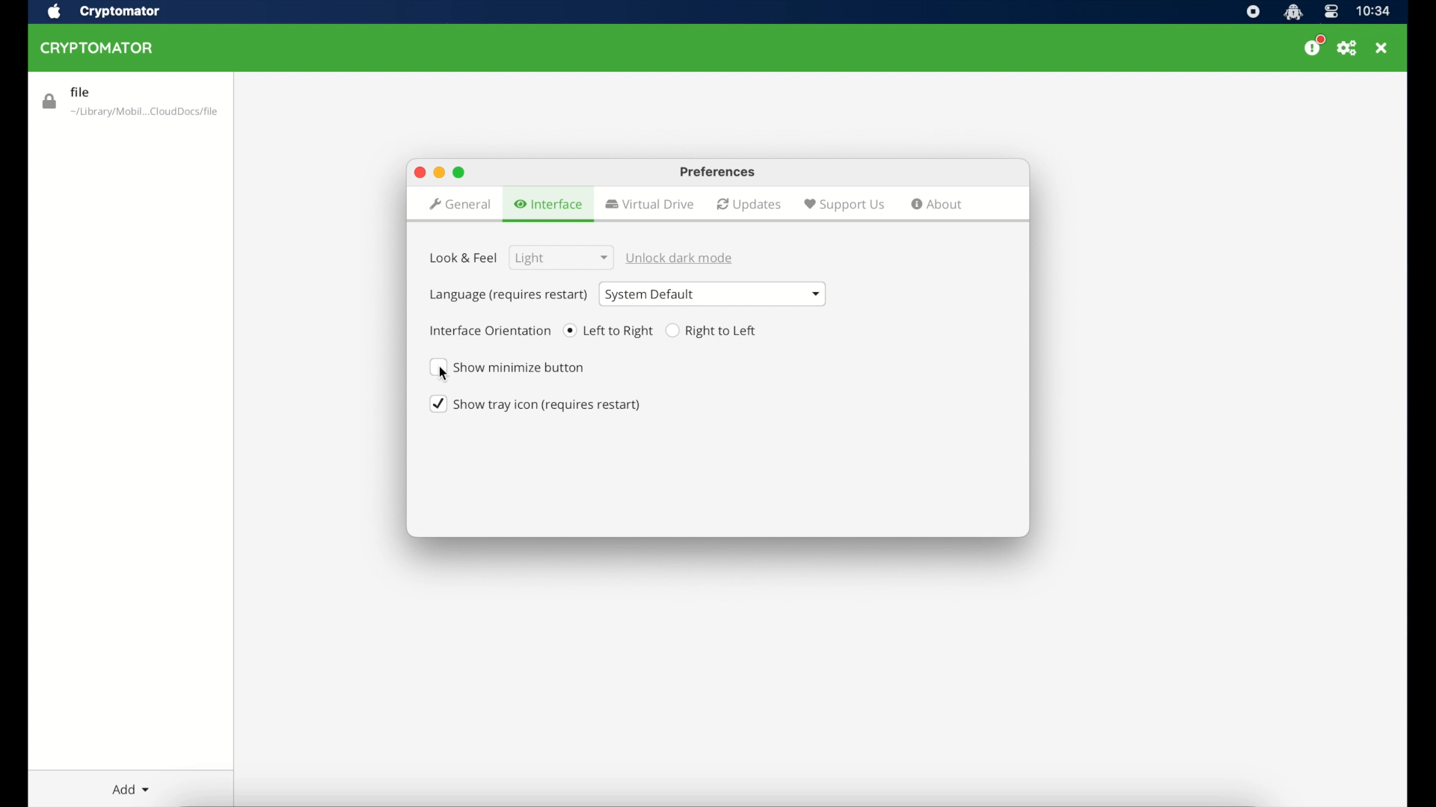  I want to click on virtual drive, so click(649, 204).